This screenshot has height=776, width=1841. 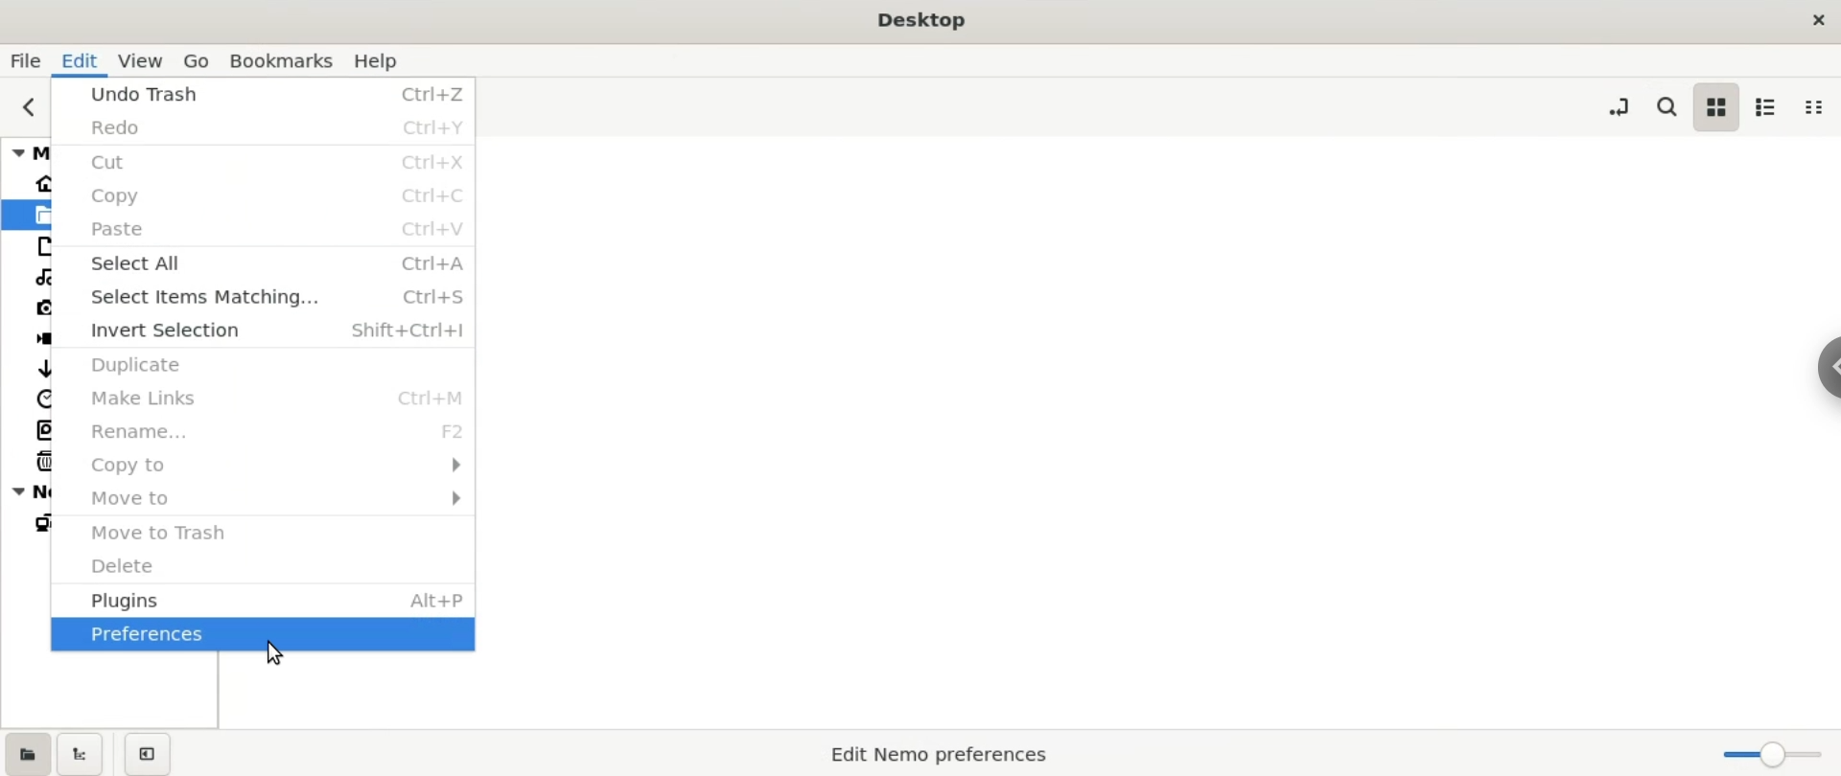 I want to click on select items matching, so click(x=262, y=294).